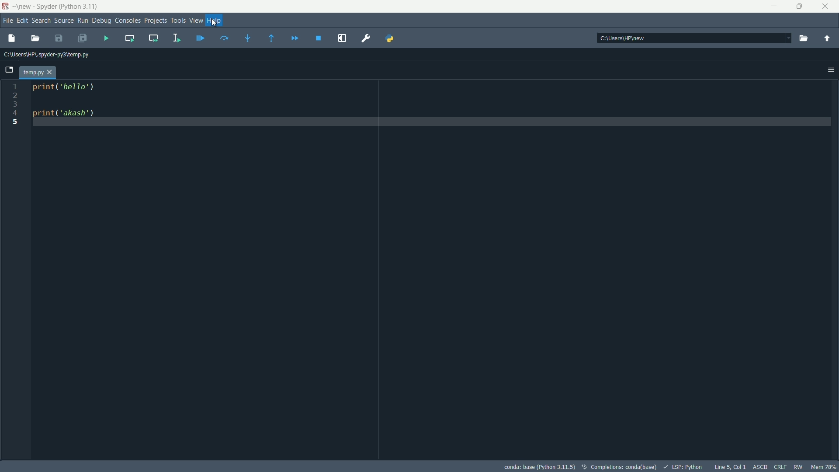 The height and width of the screenshot is (472, 839). Describe the element at coordinates (128, 20) in the screenshot. I see `consoles menu` at that location.